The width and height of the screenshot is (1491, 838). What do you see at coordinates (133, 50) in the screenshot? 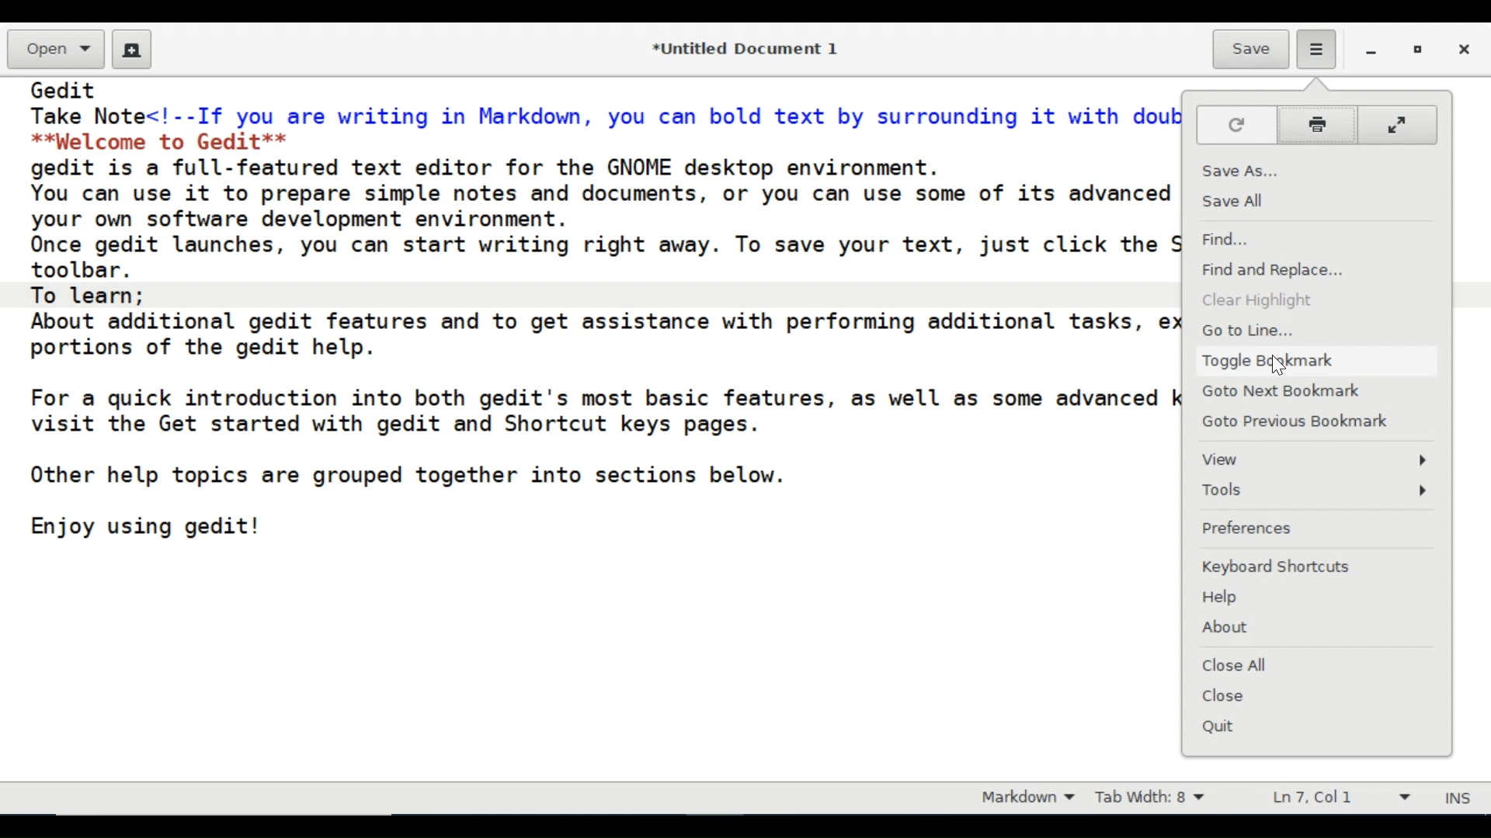
I see `Create a new document` at bounding box center [133, 50].